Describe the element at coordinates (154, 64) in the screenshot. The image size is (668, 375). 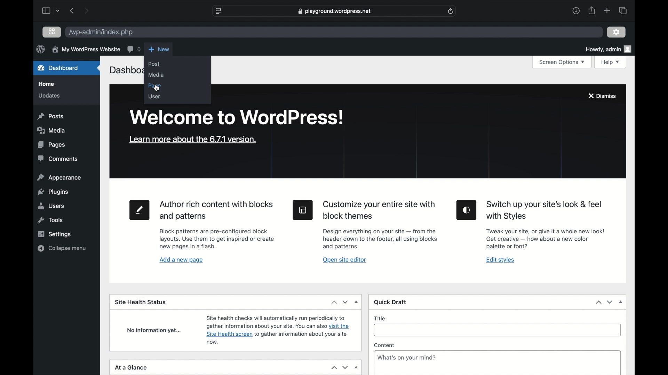
I see `post` at that location.